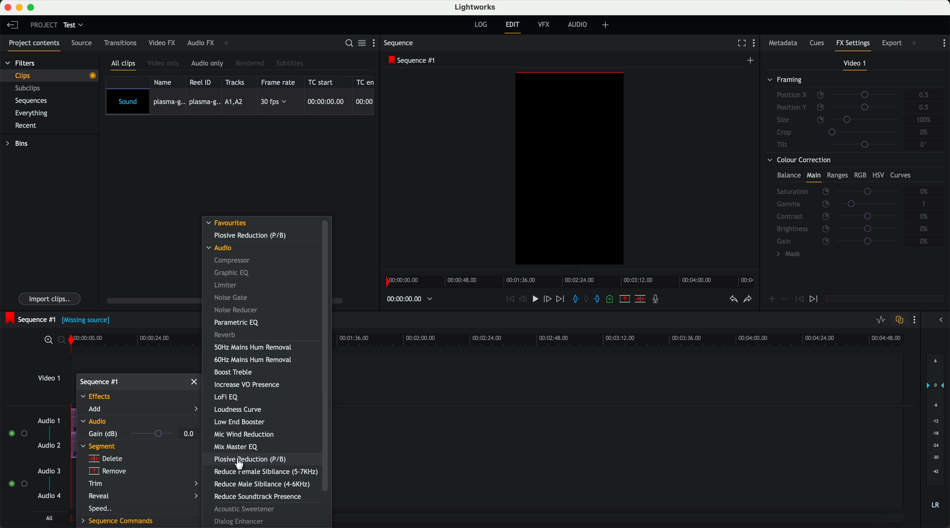 The width and height of the screenshot is (950, 528). Describe the element at coordinates (732, 301) in the screenshot. I see `undo` at that location.